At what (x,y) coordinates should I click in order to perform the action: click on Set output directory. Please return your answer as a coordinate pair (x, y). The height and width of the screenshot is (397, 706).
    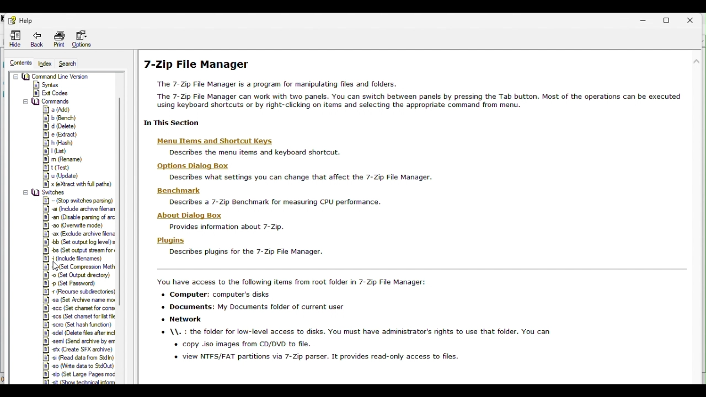
    Looking at the image, I should click on (77, 275).